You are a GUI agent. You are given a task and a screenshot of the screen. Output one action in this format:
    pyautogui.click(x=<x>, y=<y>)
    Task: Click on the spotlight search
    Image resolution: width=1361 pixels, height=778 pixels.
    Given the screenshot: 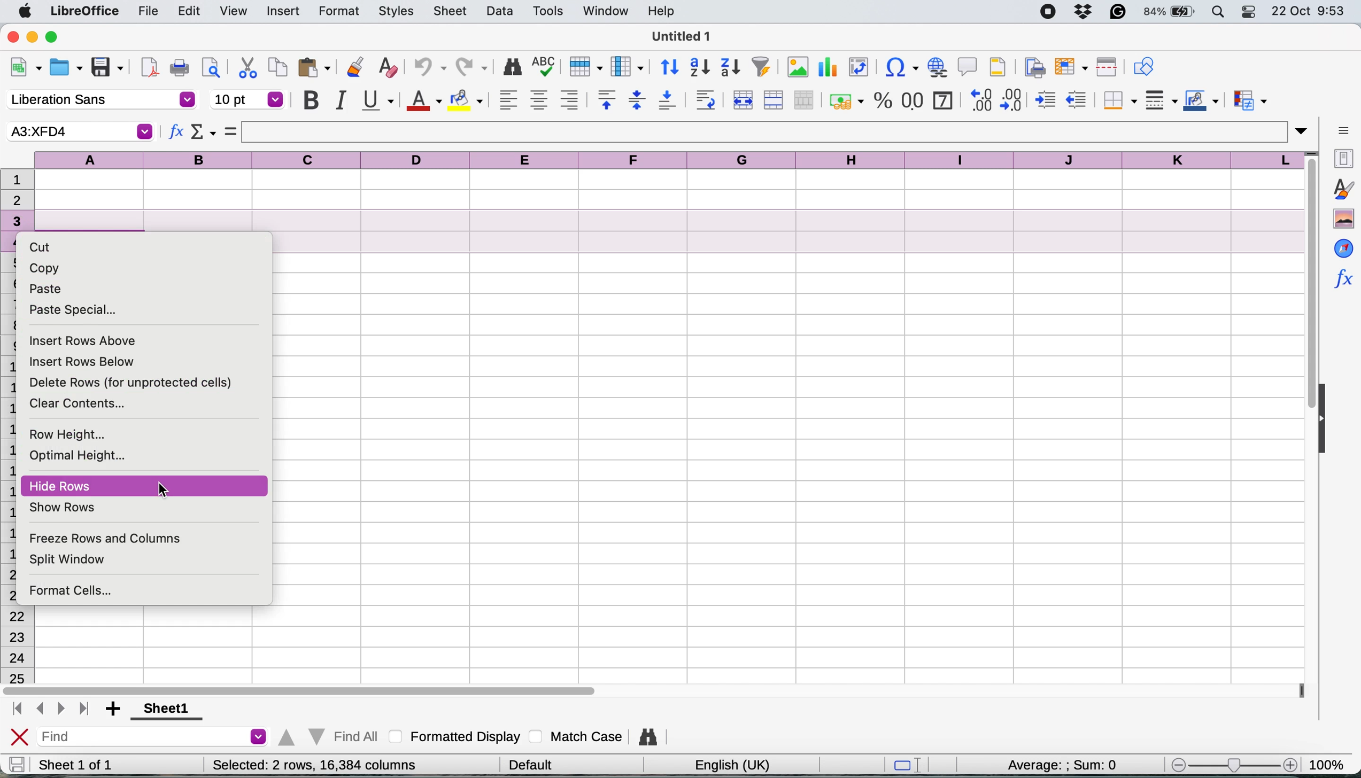 What is the action you would take?
    pyautogui.click(x=1219, y=12)
    